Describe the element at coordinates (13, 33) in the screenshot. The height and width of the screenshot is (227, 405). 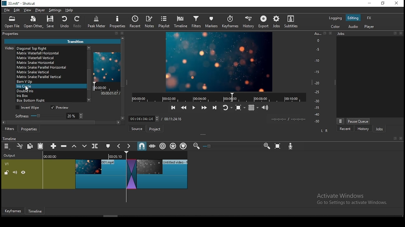
I see `properties` at that location.